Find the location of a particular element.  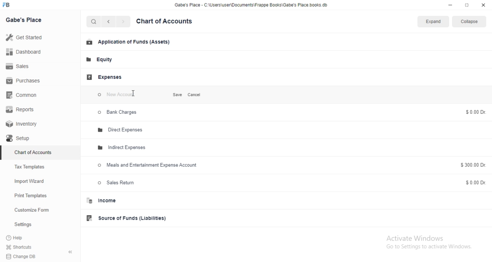

Collapse. is located at coordinates (471, 22).